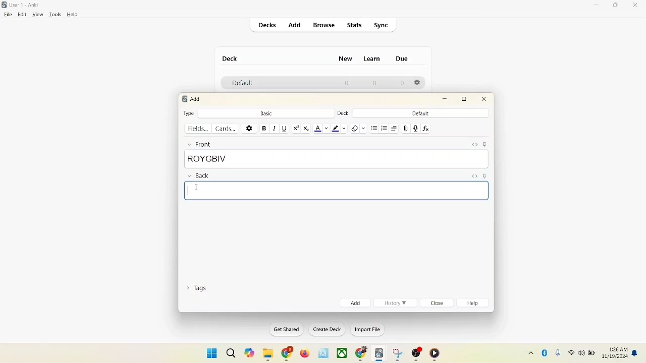 The width and height of the screenshot is (646, 363). Describe the element at coordinates (228, 129) in the screenshot. I see `cards` at that location.